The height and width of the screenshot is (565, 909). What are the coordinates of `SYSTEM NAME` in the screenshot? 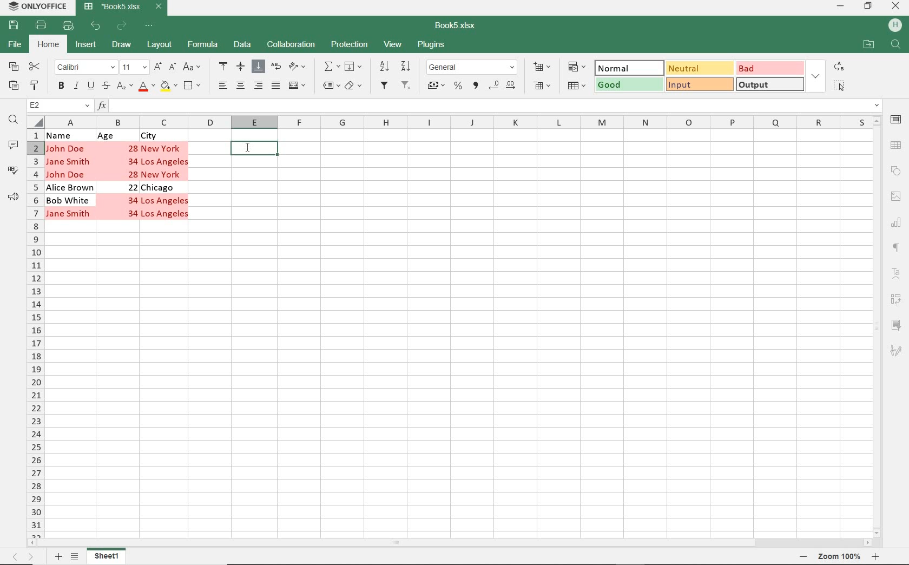 It's located at (36, 6).